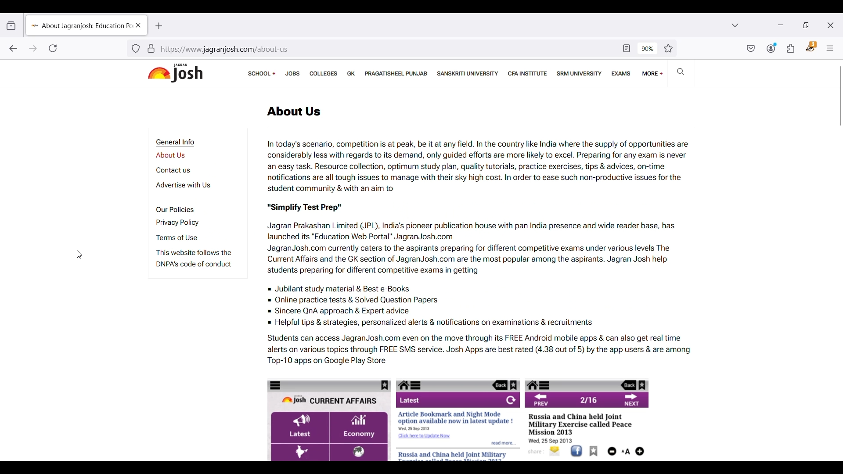  I want to click on Terms of use page, so click(190, 237).